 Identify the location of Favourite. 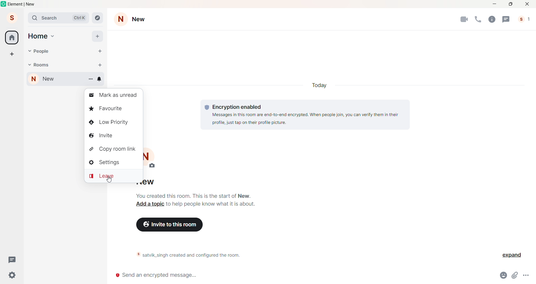
(111, 109).